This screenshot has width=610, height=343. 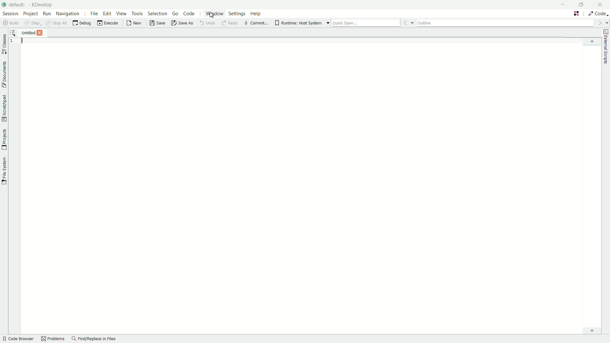 I want to click on execute actions to change the area, so click(x=598, y=14).